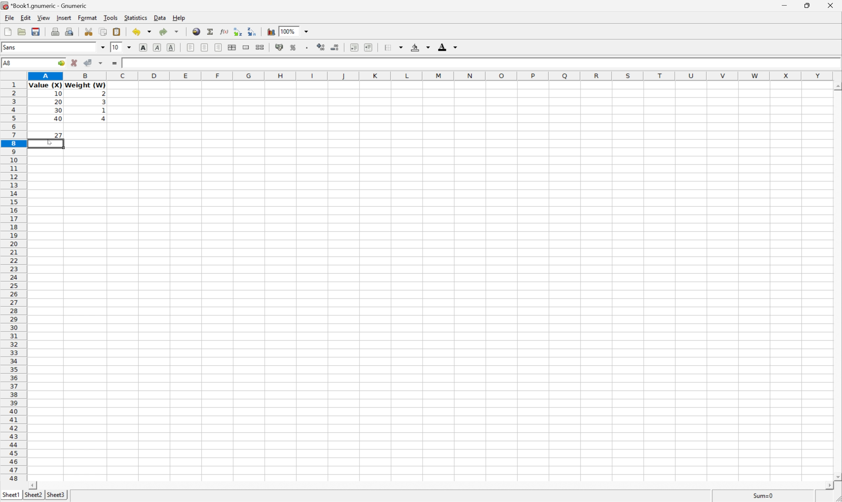  Describe the element at coordinates (253, 32) in the screenshot. I see `Sort the selected region in descending order based on the first column selected` at that location.